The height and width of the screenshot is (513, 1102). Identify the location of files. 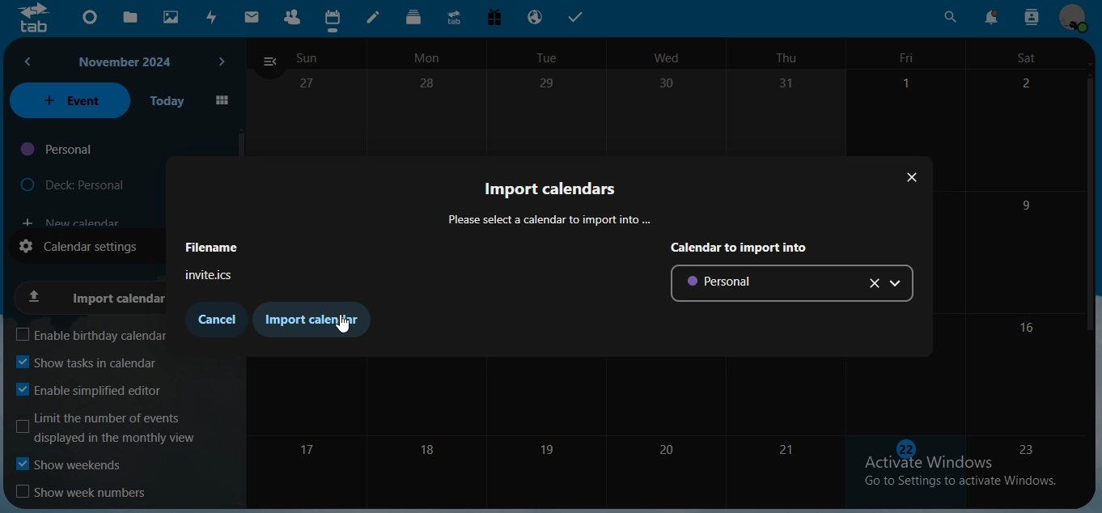
(134, 18).